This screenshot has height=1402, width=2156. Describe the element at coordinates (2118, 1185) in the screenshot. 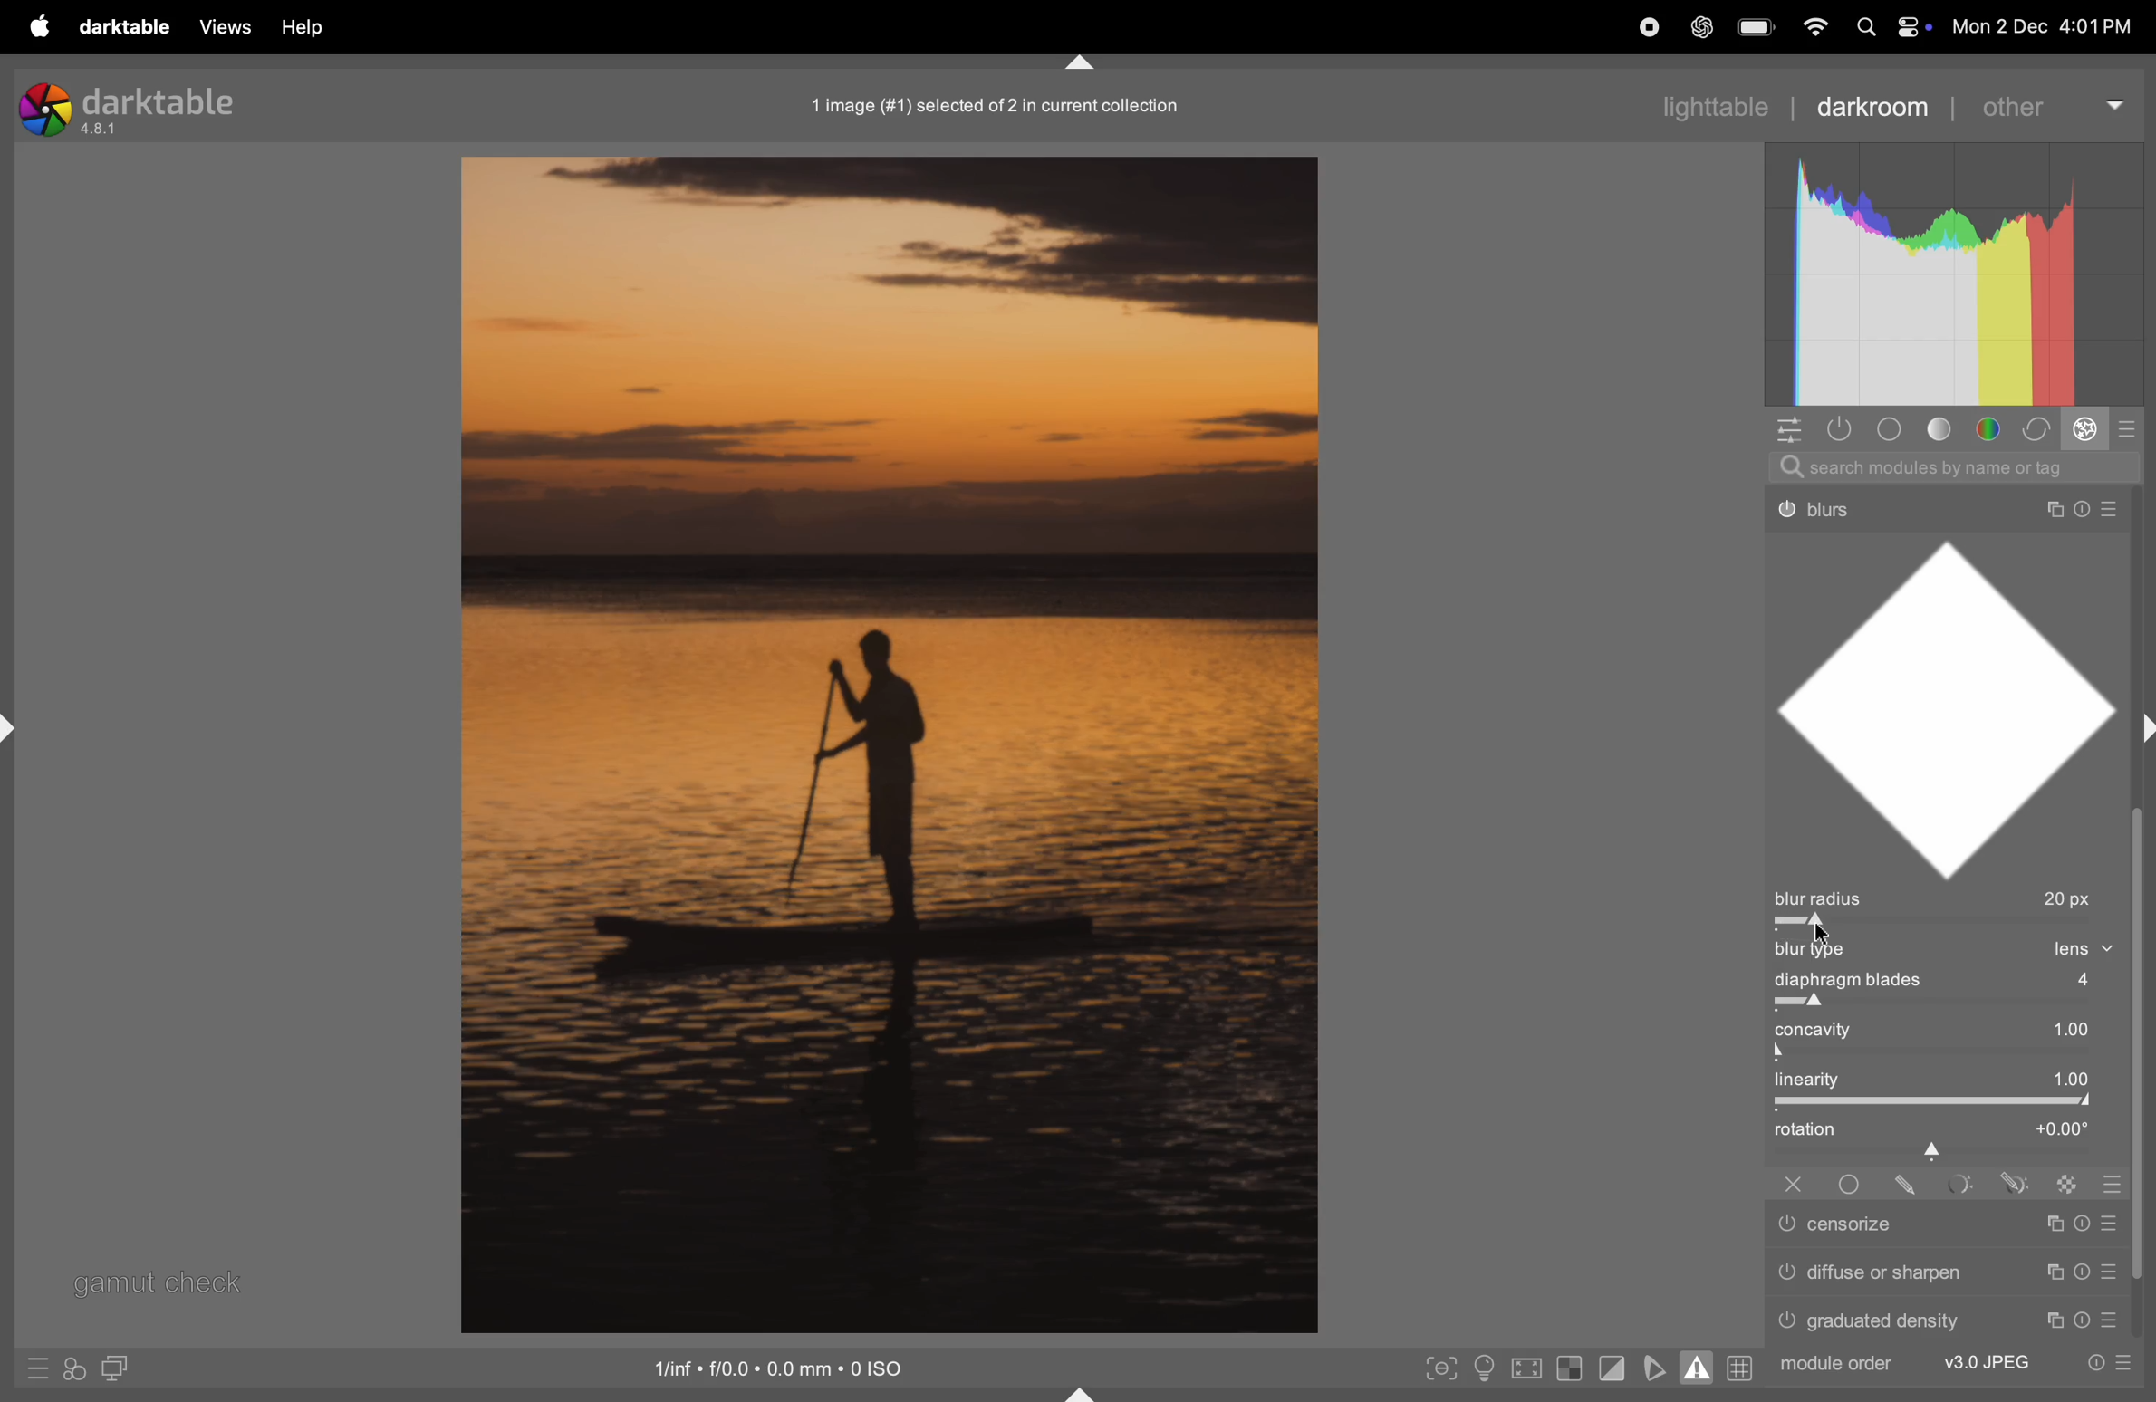

I see `` at that location.